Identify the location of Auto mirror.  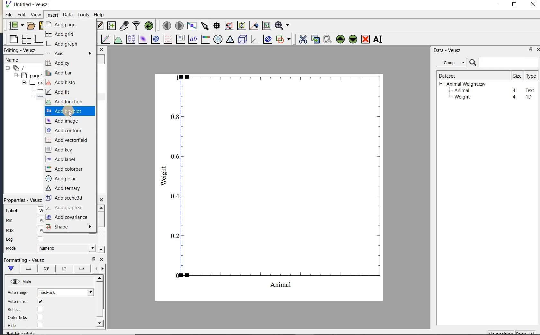
(17, 302).